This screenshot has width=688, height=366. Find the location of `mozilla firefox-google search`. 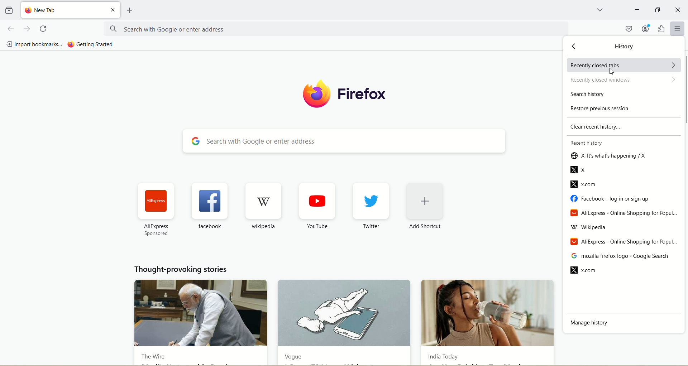

mozilla firefox-google search is located at coordinates (624, 255).